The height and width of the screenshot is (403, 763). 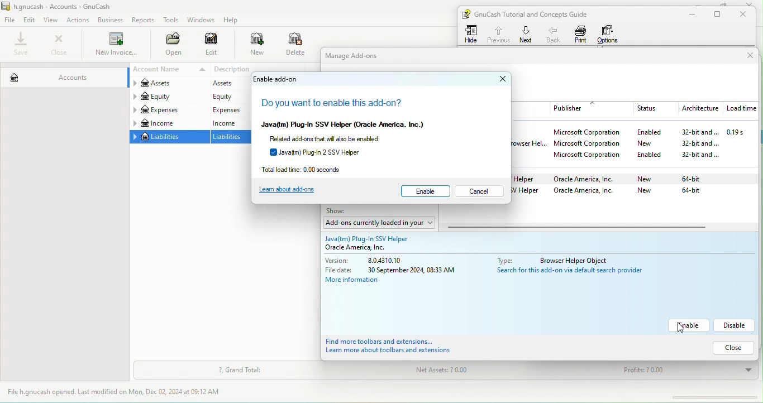 What do you see at coordinates (689, 325) in the screenshot?
I see `enable` at bounding box center [689, 325].